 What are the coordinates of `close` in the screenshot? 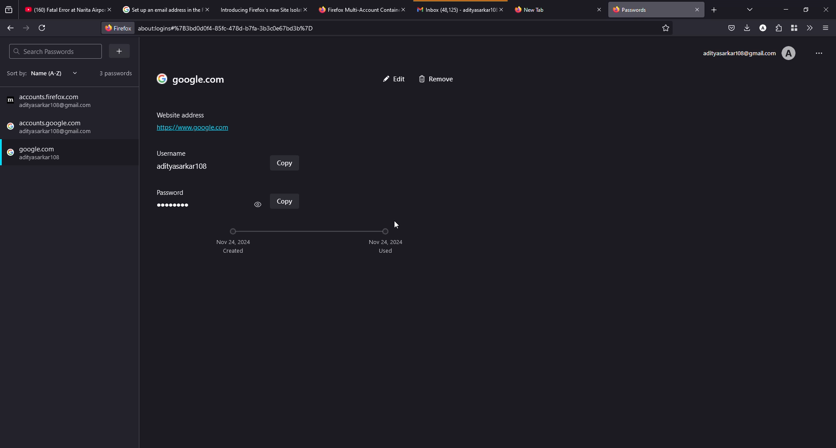 It's located at (599, 9).